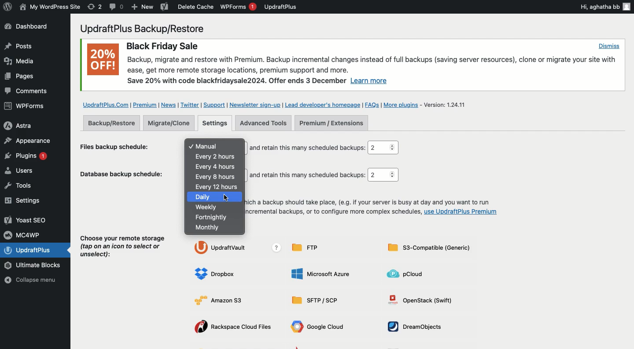 The height and width of the screenshot is (349, 634). I want to click on Settings, so click(216, 124).